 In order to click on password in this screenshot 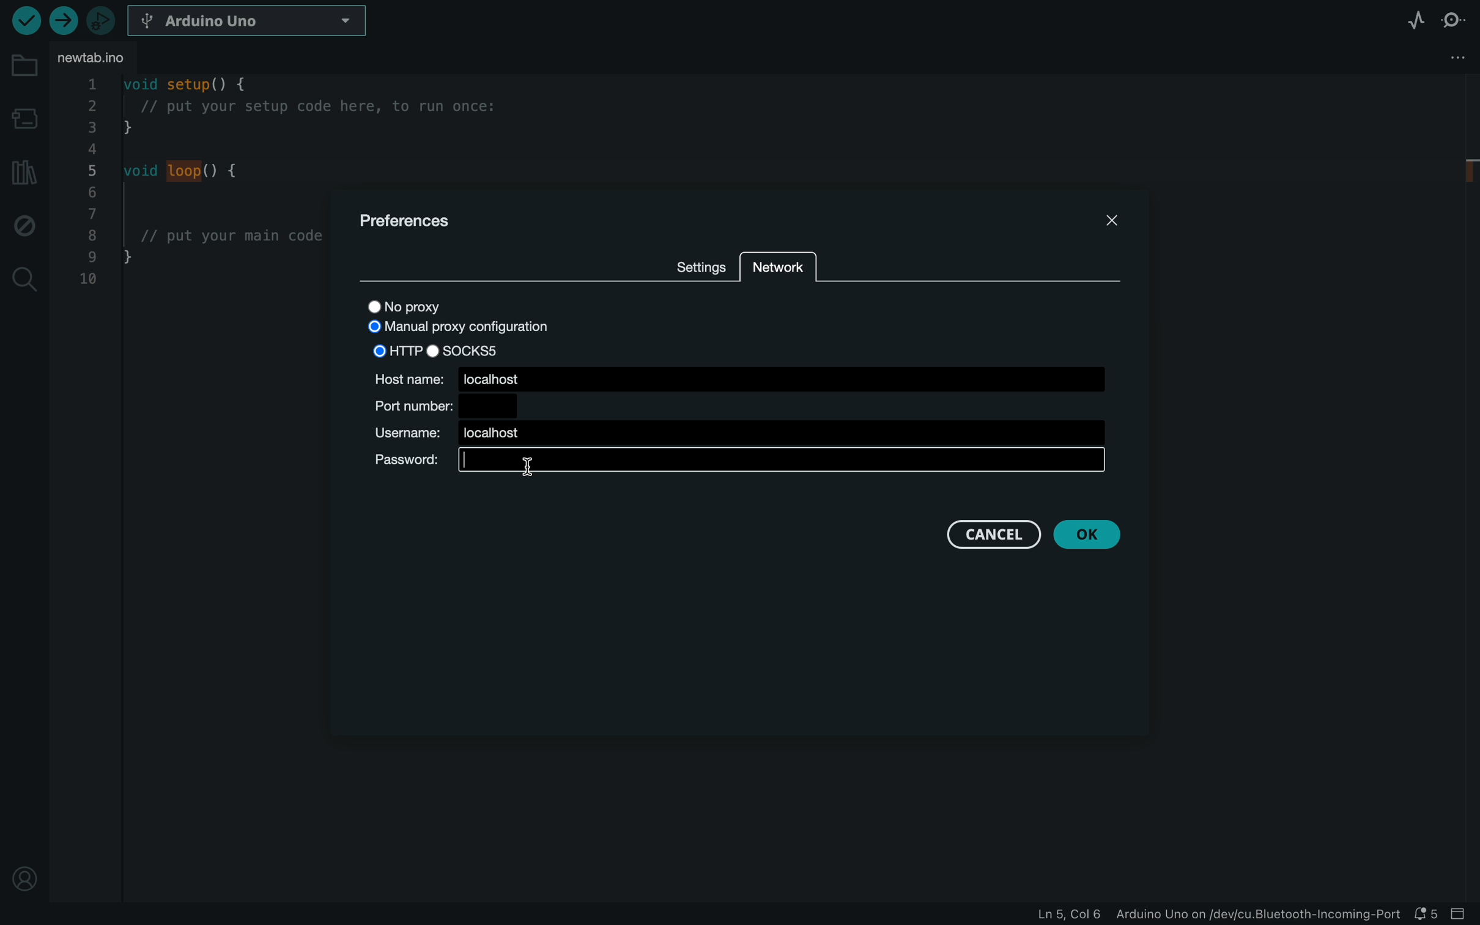, I will do `click(741, 464)`.